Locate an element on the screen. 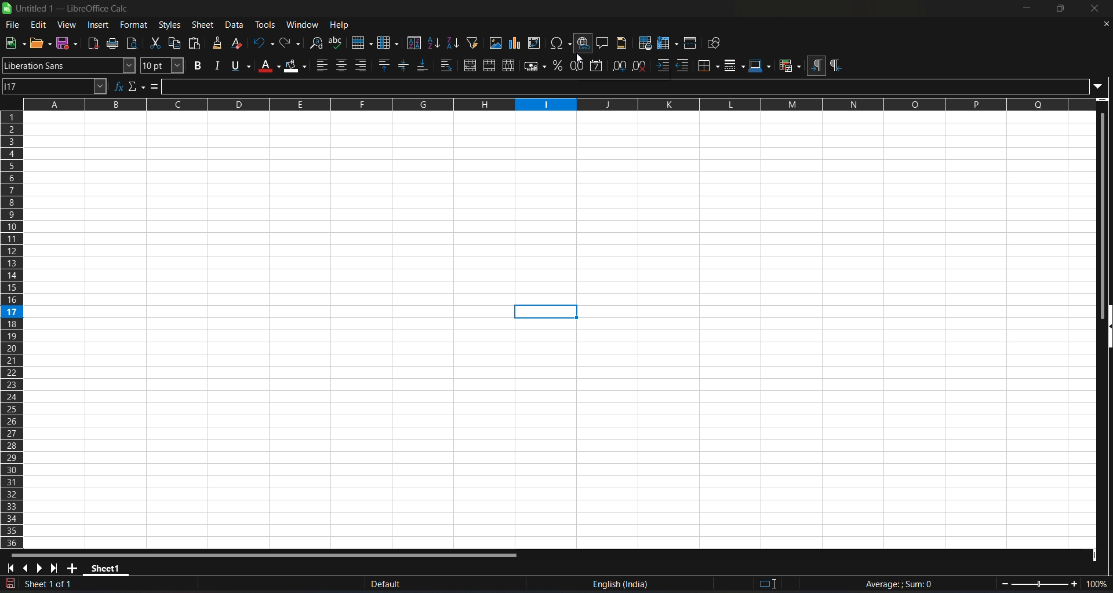 This screenshot has height=593, width=1113. show draw functions is located at coordinates (716, 43).